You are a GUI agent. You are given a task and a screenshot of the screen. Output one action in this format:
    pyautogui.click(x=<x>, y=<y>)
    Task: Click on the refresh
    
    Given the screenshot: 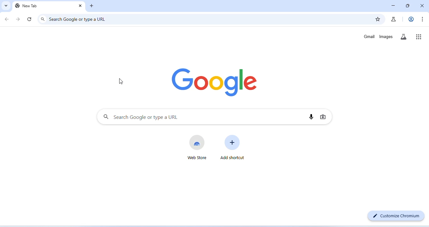 What is the action you would take?
    pyautogui.click(x=30, y=19)
    